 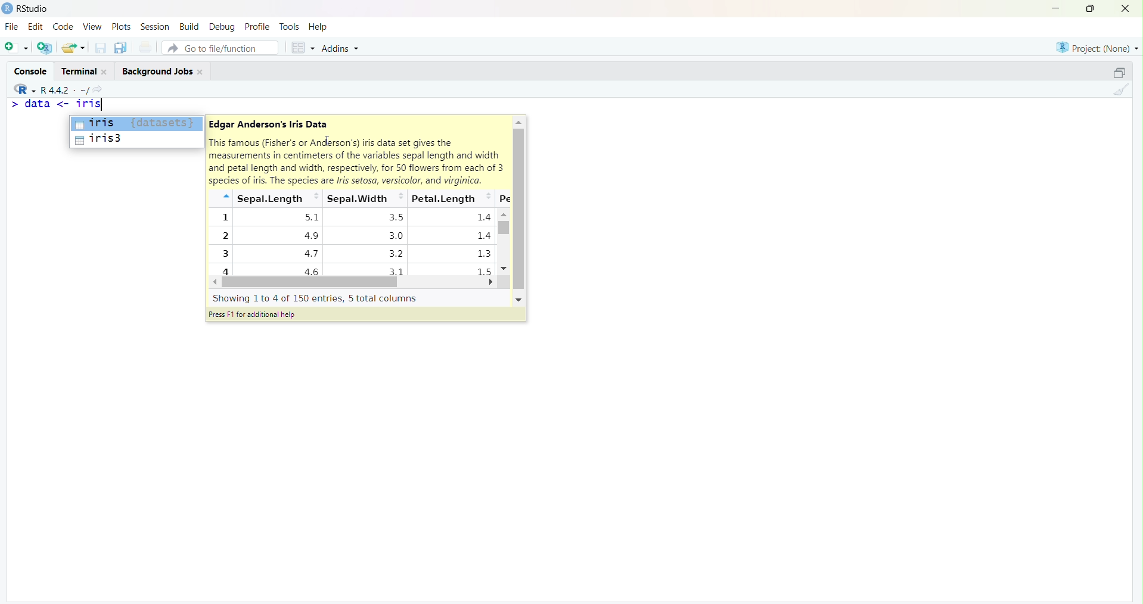 What do you see at coordinates (45, 46) in the screenshot?
I see `Create a project` at bounding box center [45, 46].